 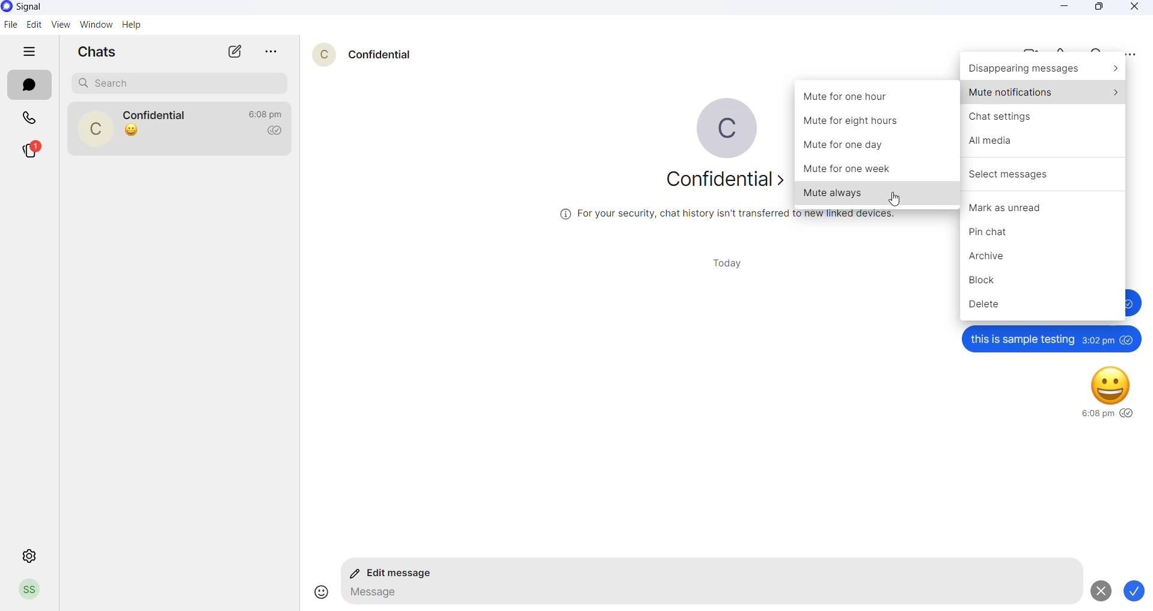 What do you see at coordinates (266, 114) in the screenshot?
I see `last message time` at bounding box center [266, 114].